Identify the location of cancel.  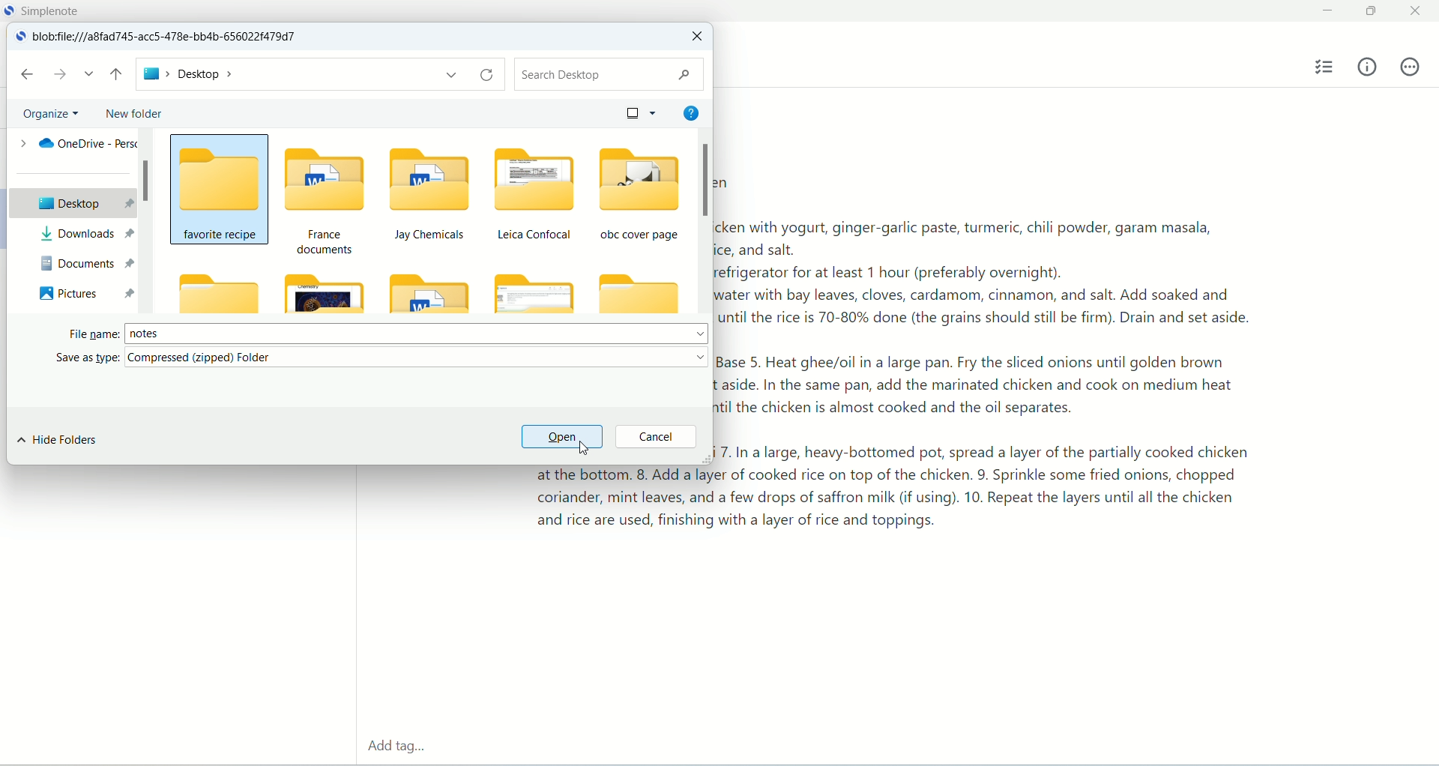
(656, 438).